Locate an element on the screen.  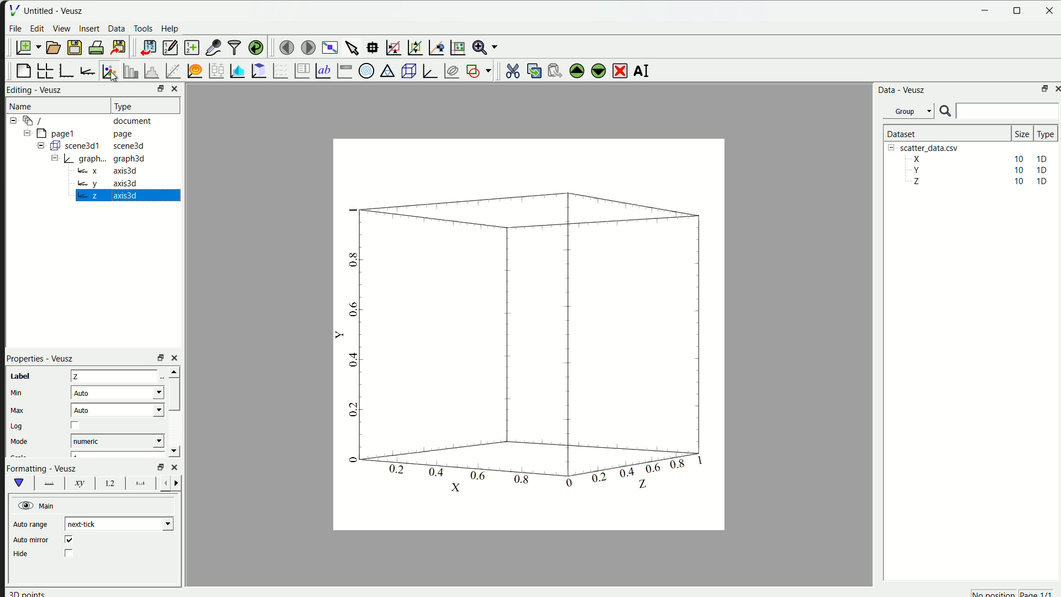
cut the selected widget is located at coordinates (511, 70).